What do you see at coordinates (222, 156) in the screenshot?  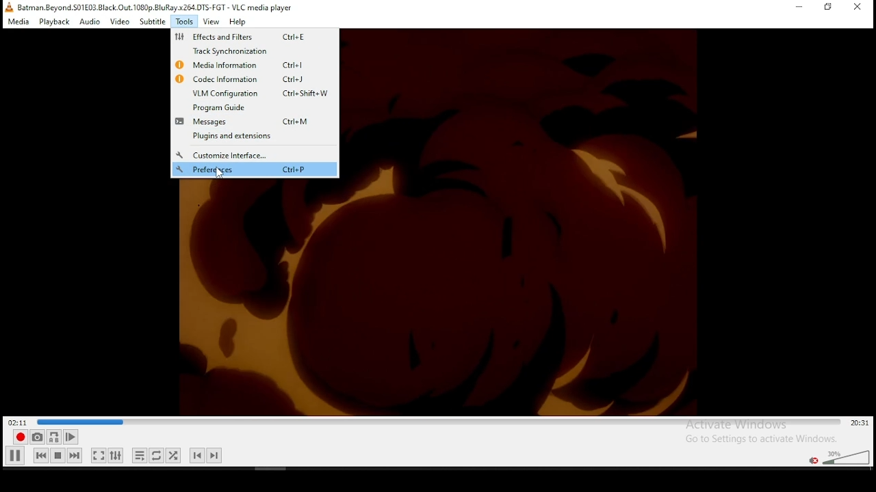 I see `customize interface` at bounding box center [222, 156].